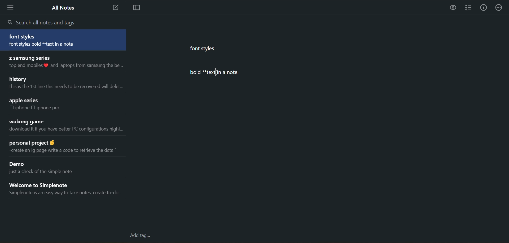 The height and width of the screenshot is (243, 509). I want to click on iphone pro, so click(49, 108).